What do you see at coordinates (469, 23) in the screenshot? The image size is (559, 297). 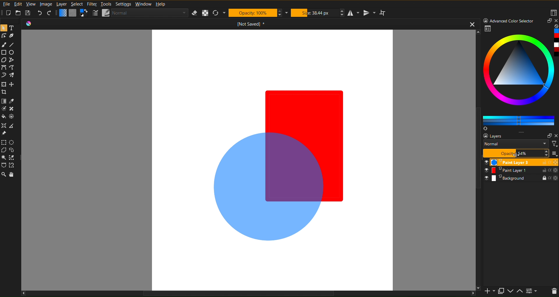 I see `close` at bounding box center [469, 23].